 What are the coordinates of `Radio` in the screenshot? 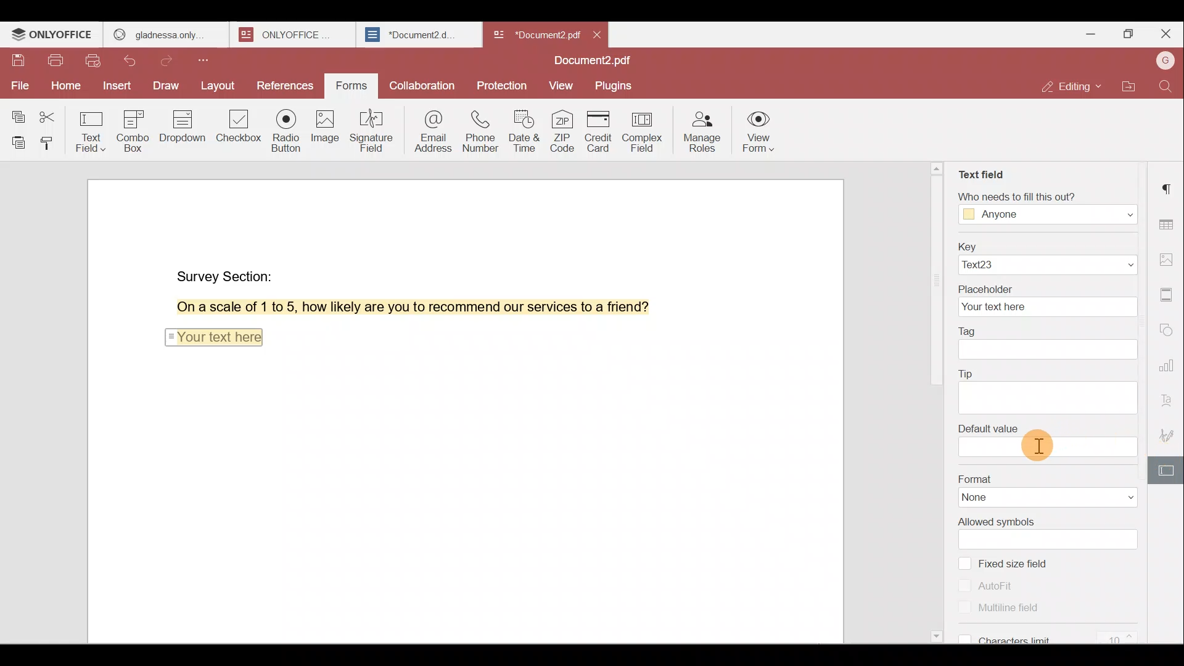 It's located at (287, 133).